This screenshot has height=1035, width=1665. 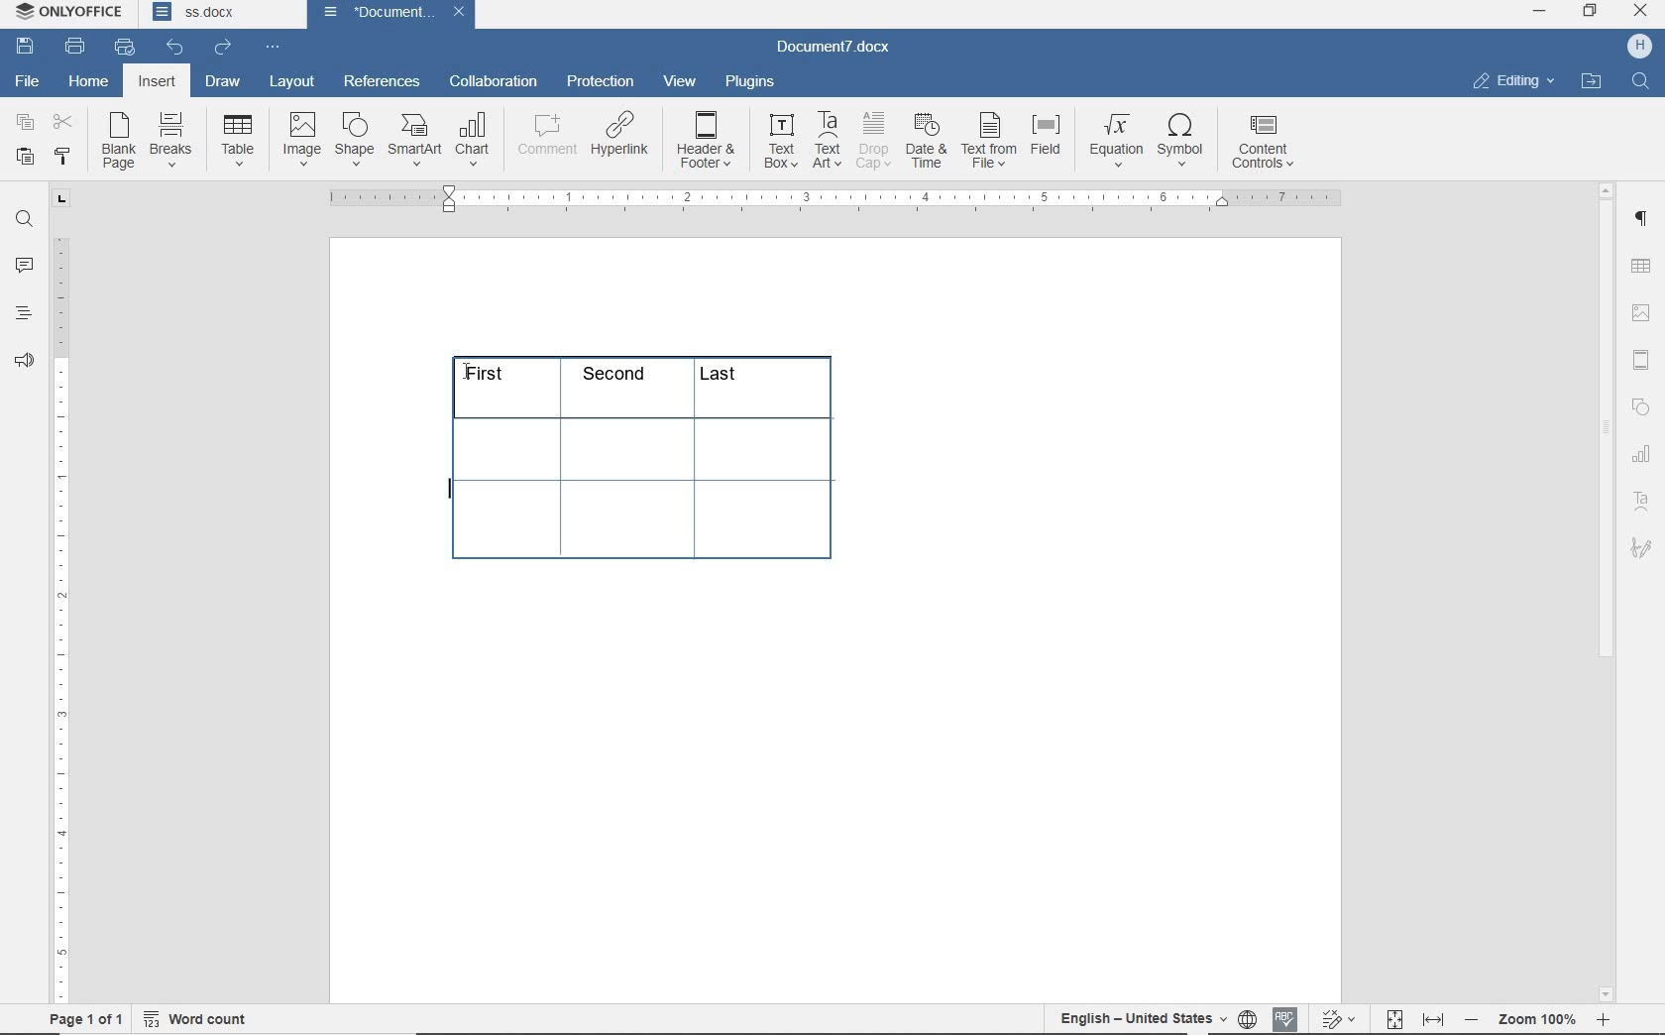 I want to click on draw, so click(x=221, y=81).